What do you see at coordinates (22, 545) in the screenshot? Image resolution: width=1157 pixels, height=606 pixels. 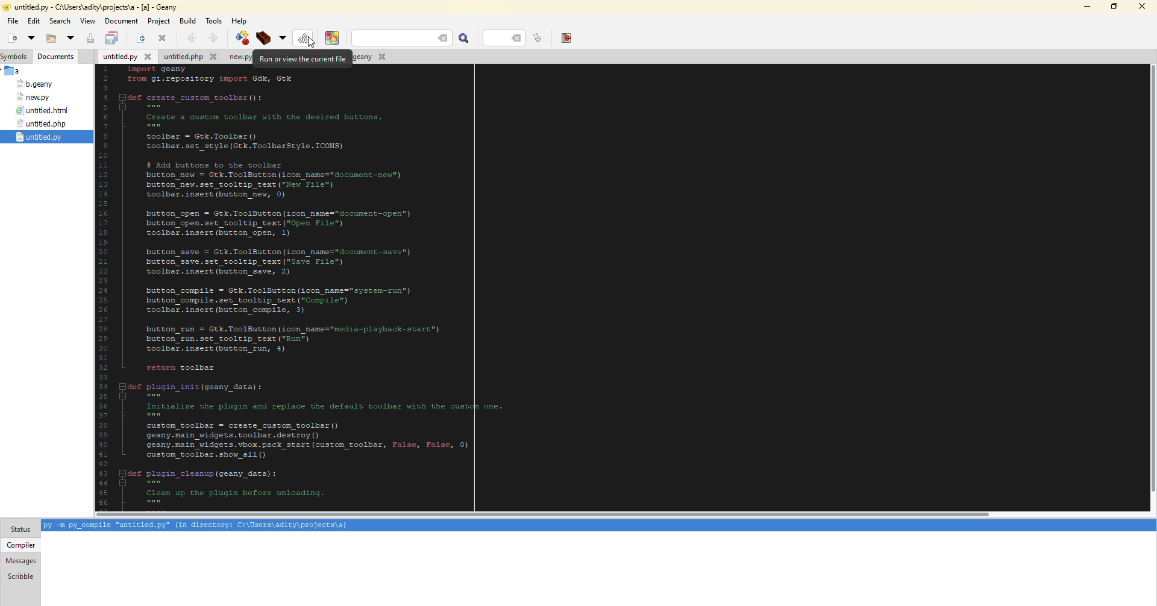 I see `compiler` at bounding box center [22, 545].